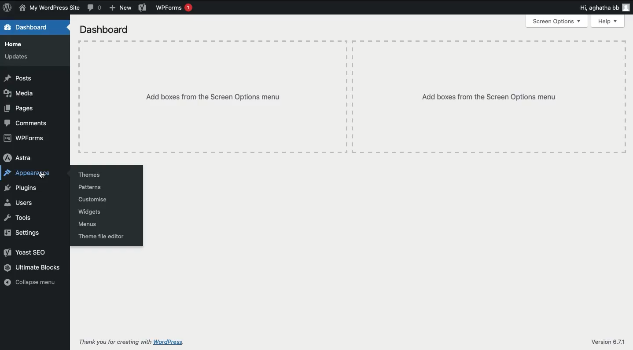 The height and width of the screenshot is (350, 633). Describe the element at coordinates (21, 233) in the screenshot. I see `Settings` at that location.